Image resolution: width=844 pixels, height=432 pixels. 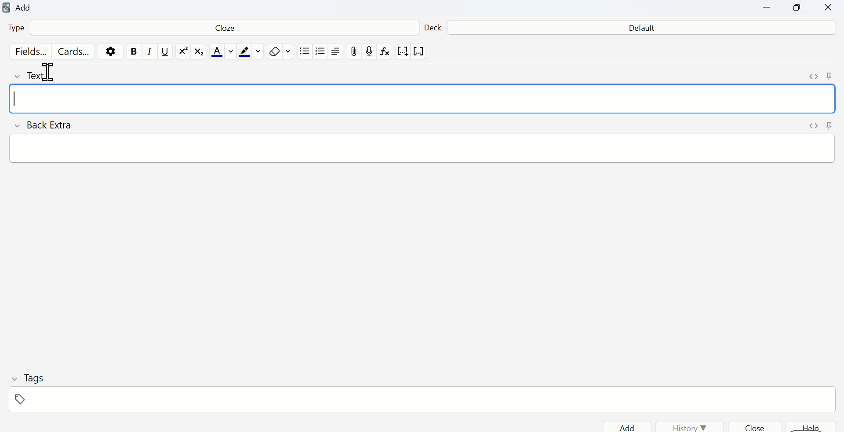 I want to click on Pin, so click(x=829, y=127).